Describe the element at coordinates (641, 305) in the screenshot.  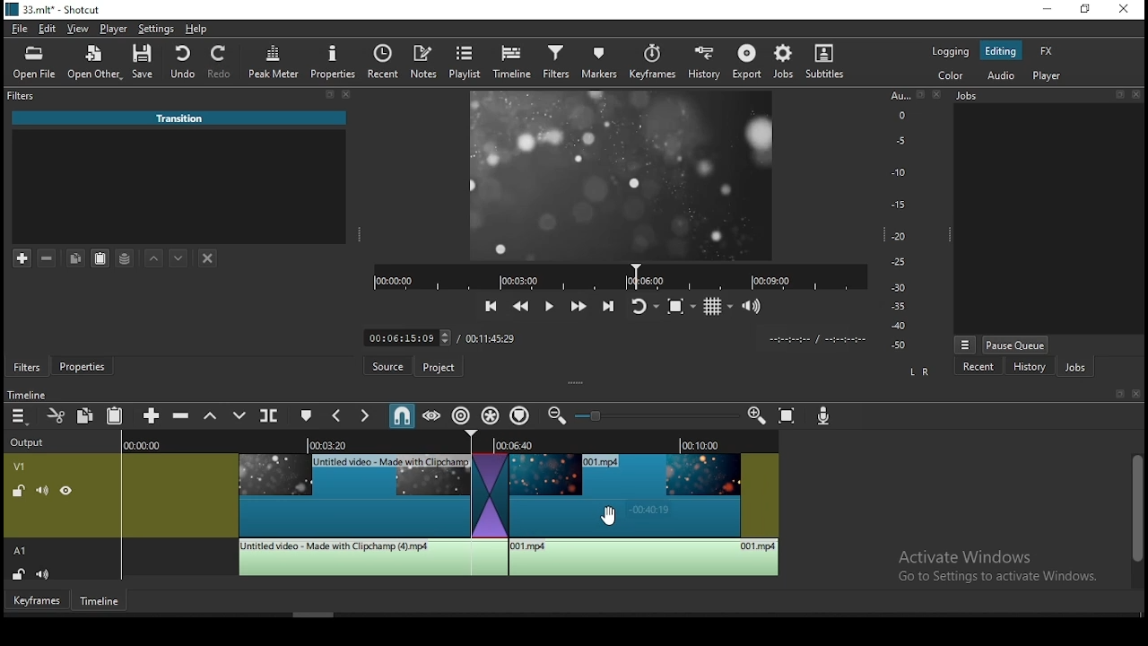
I see `toggle player looping` at that location.